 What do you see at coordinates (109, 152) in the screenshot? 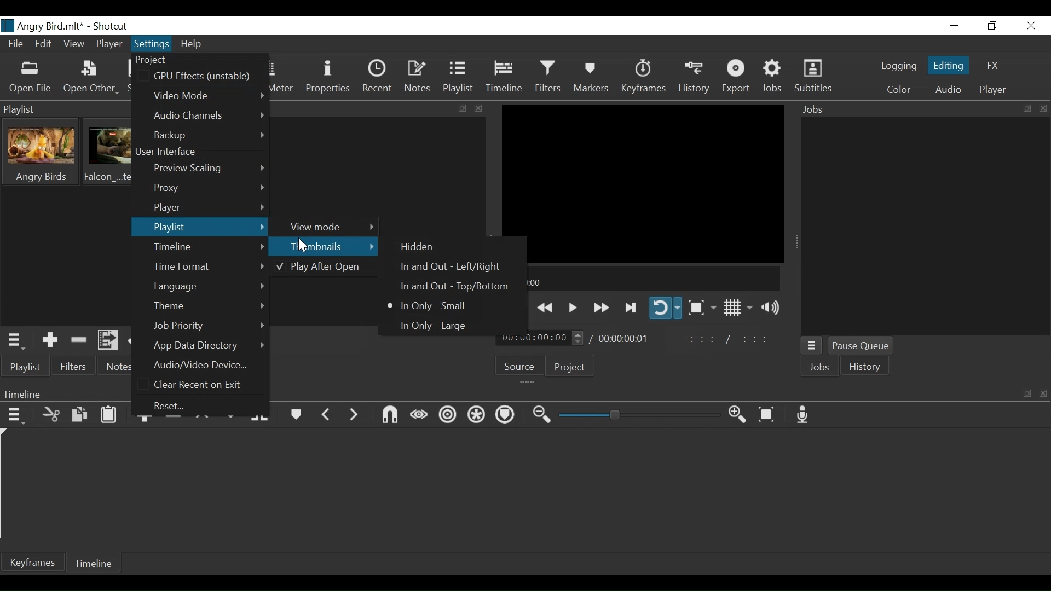
I see `Clip` at bounding box center [109, 152].